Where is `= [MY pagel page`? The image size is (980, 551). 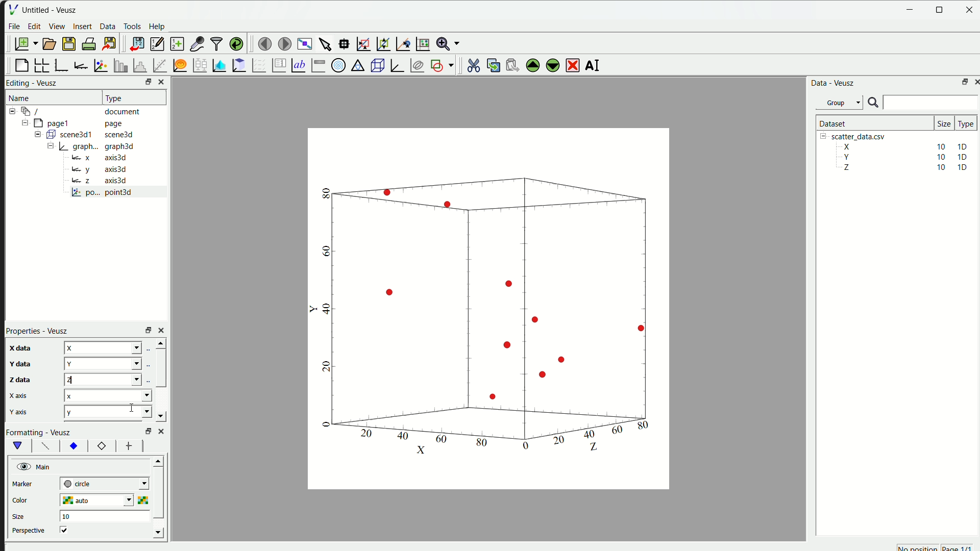 = [MY pagel page is located at coordinates (79, 122).